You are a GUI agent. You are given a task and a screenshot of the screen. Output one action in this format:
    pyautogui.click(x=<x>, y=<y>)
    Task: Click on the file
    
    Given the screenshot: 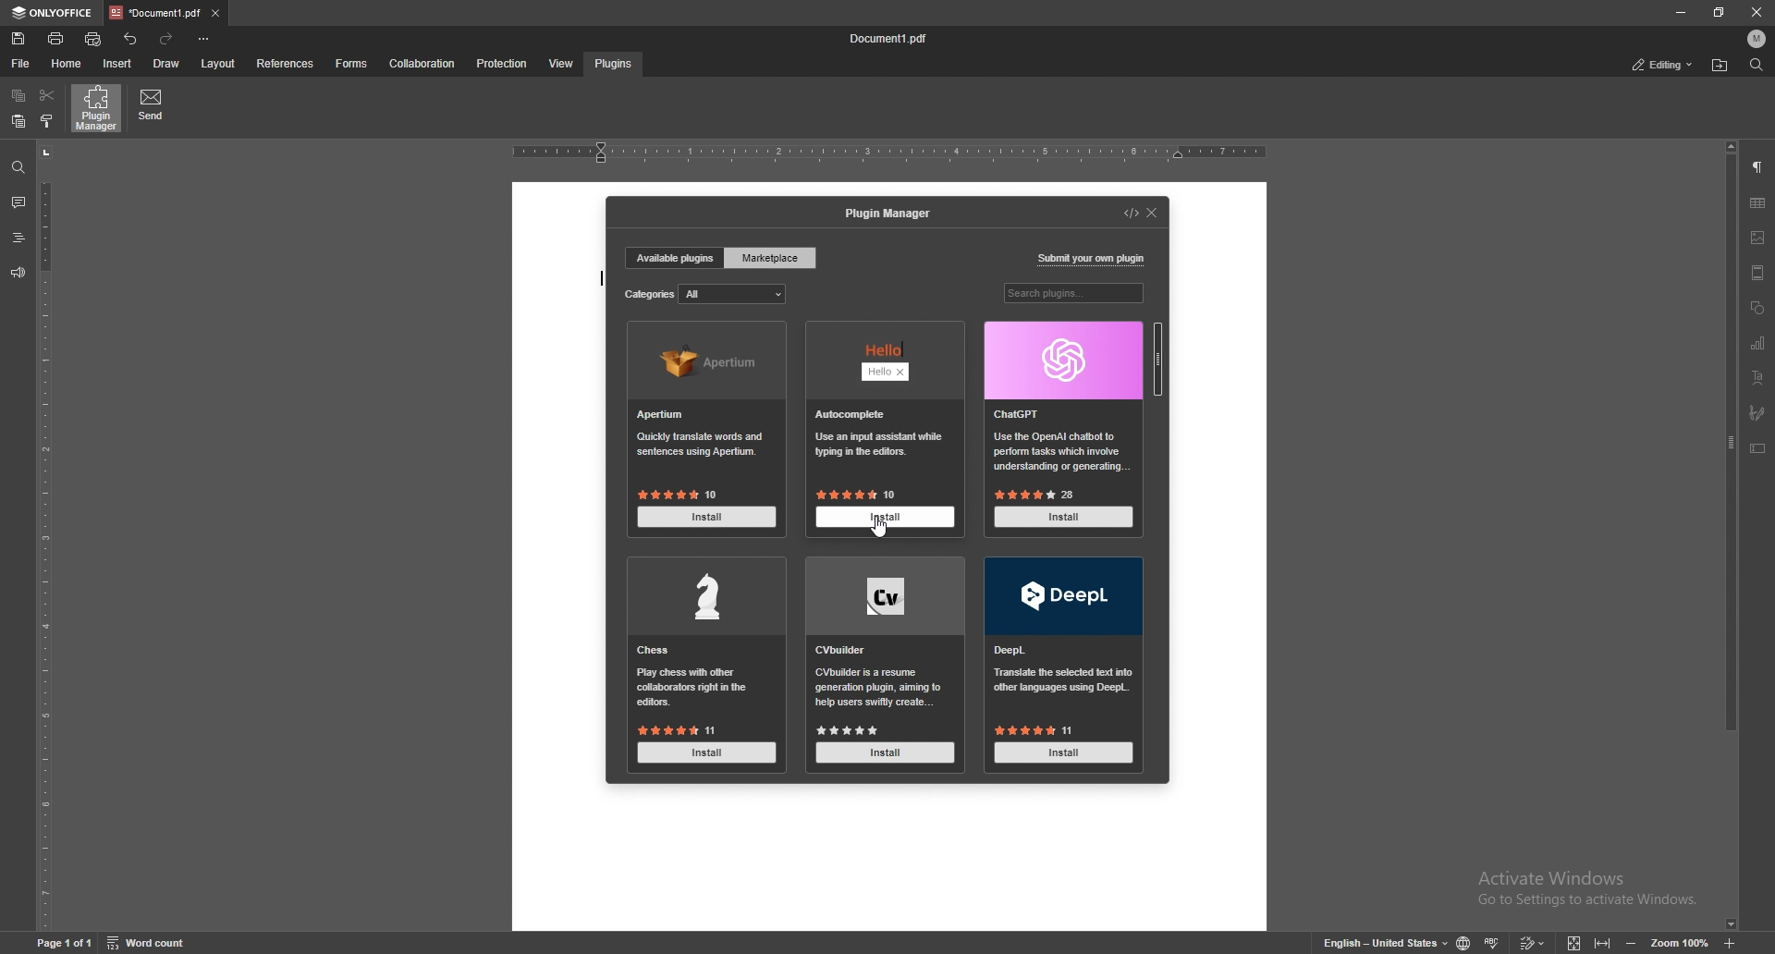 What is the action you would take?
    pyautogui.click(x=19, y=64)
    